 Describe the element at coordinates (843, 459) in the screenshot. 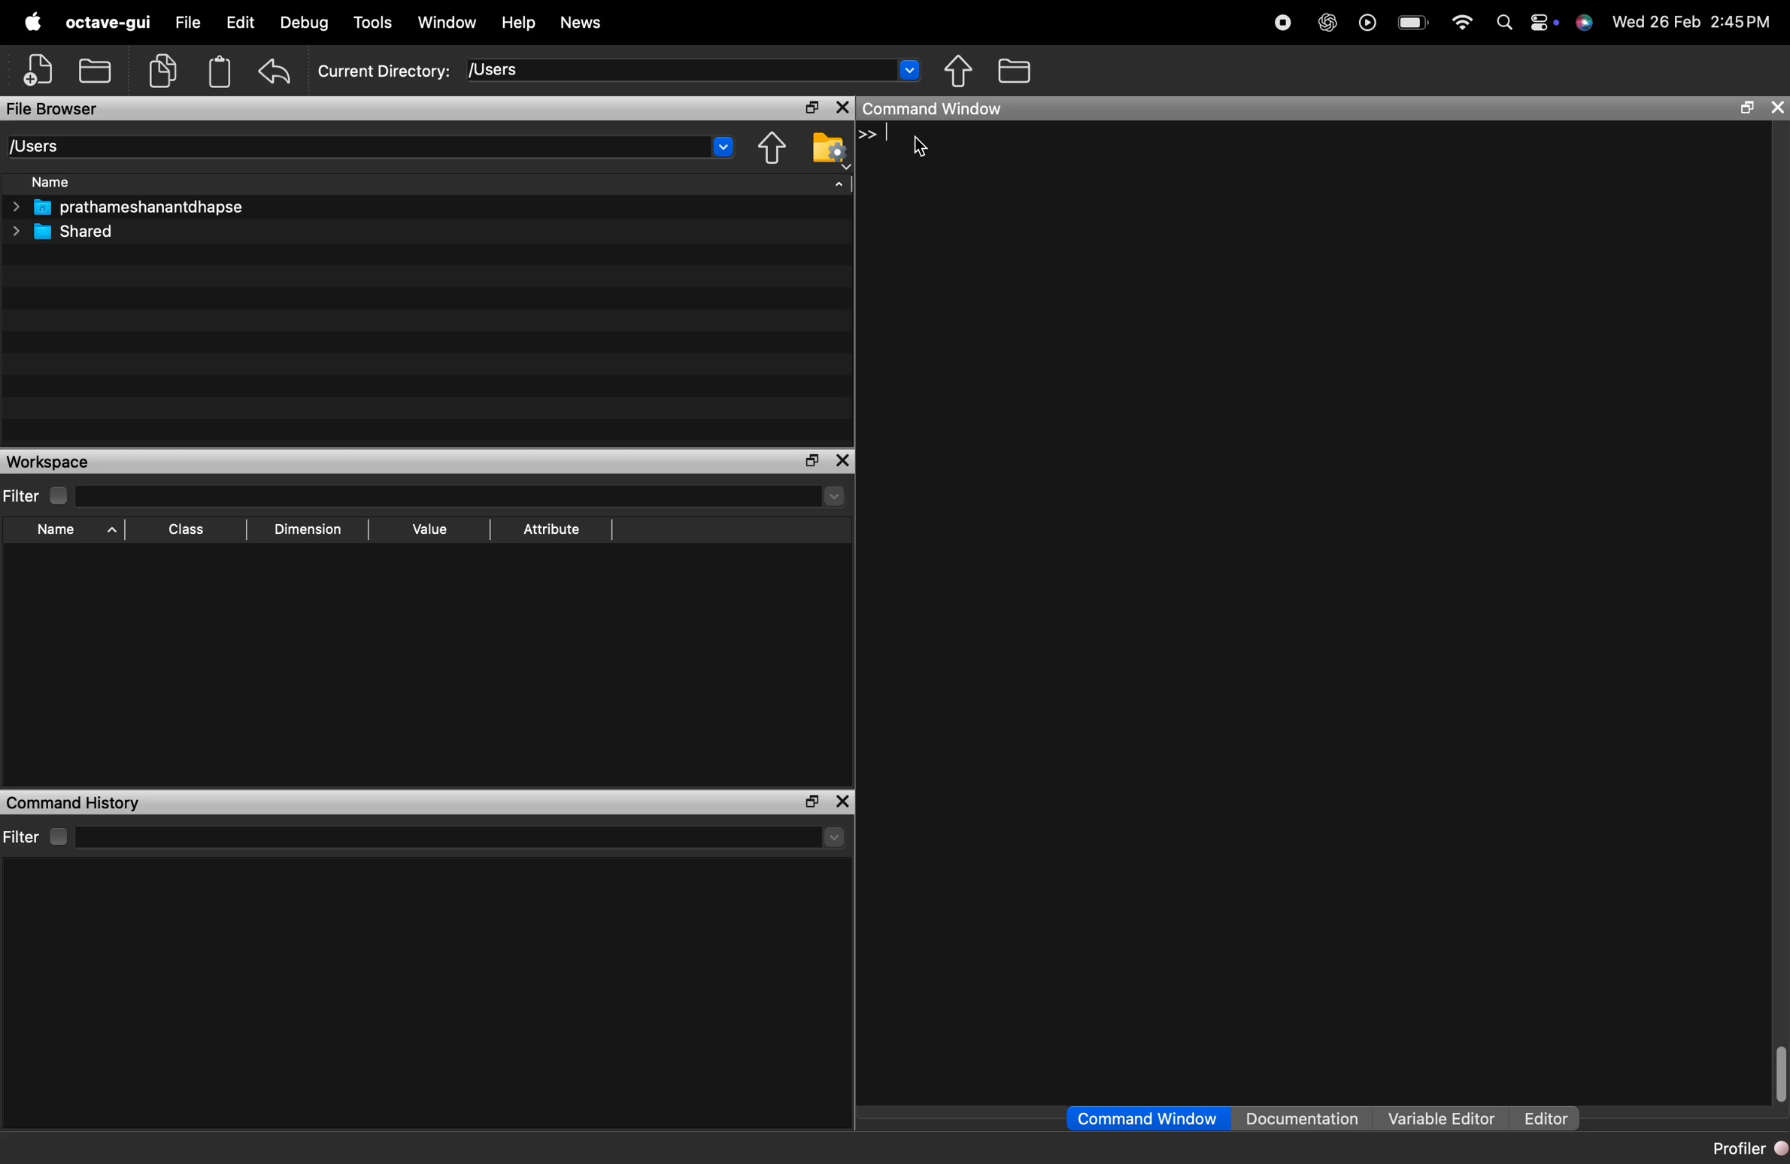

I see `close` at that location.